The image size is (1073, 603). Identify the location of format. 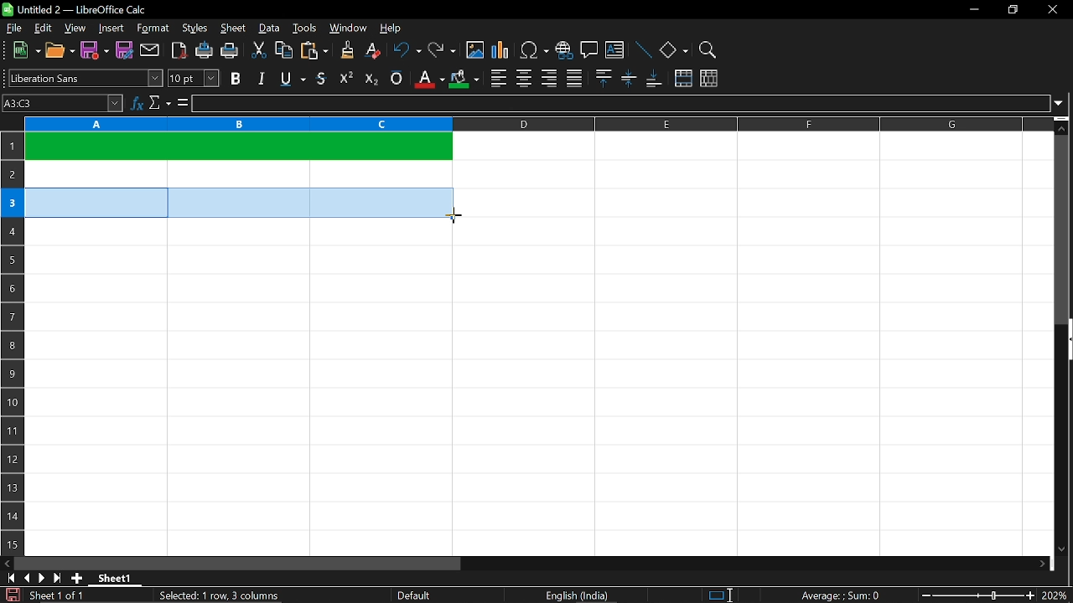
(153, 28).